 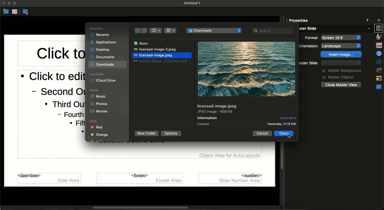 I want to click on Shapes, so click(x=379, y=53).